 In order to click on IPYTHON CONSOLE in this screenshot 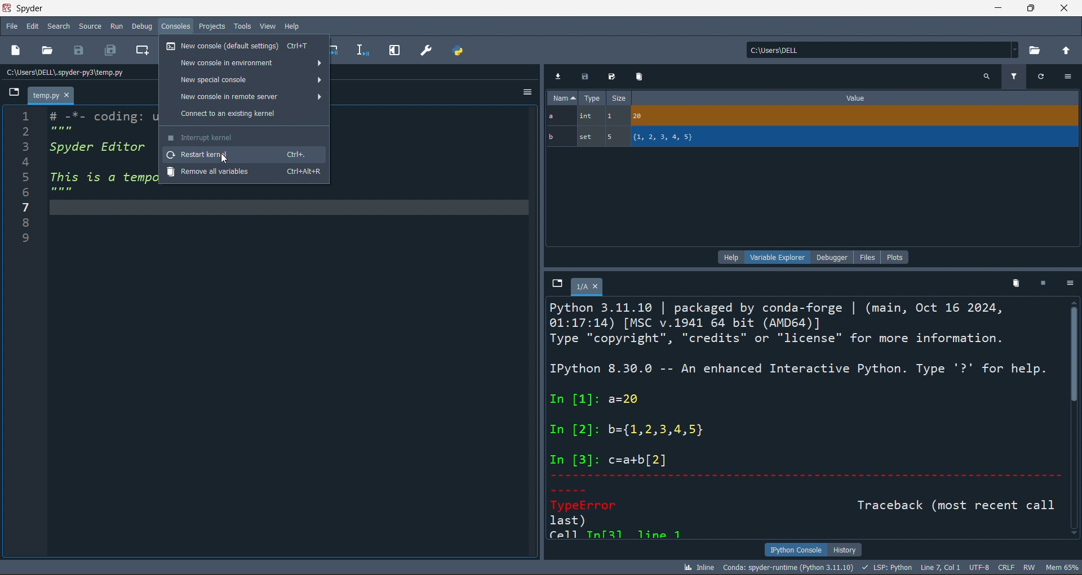, I will do `click(795, 549)`.